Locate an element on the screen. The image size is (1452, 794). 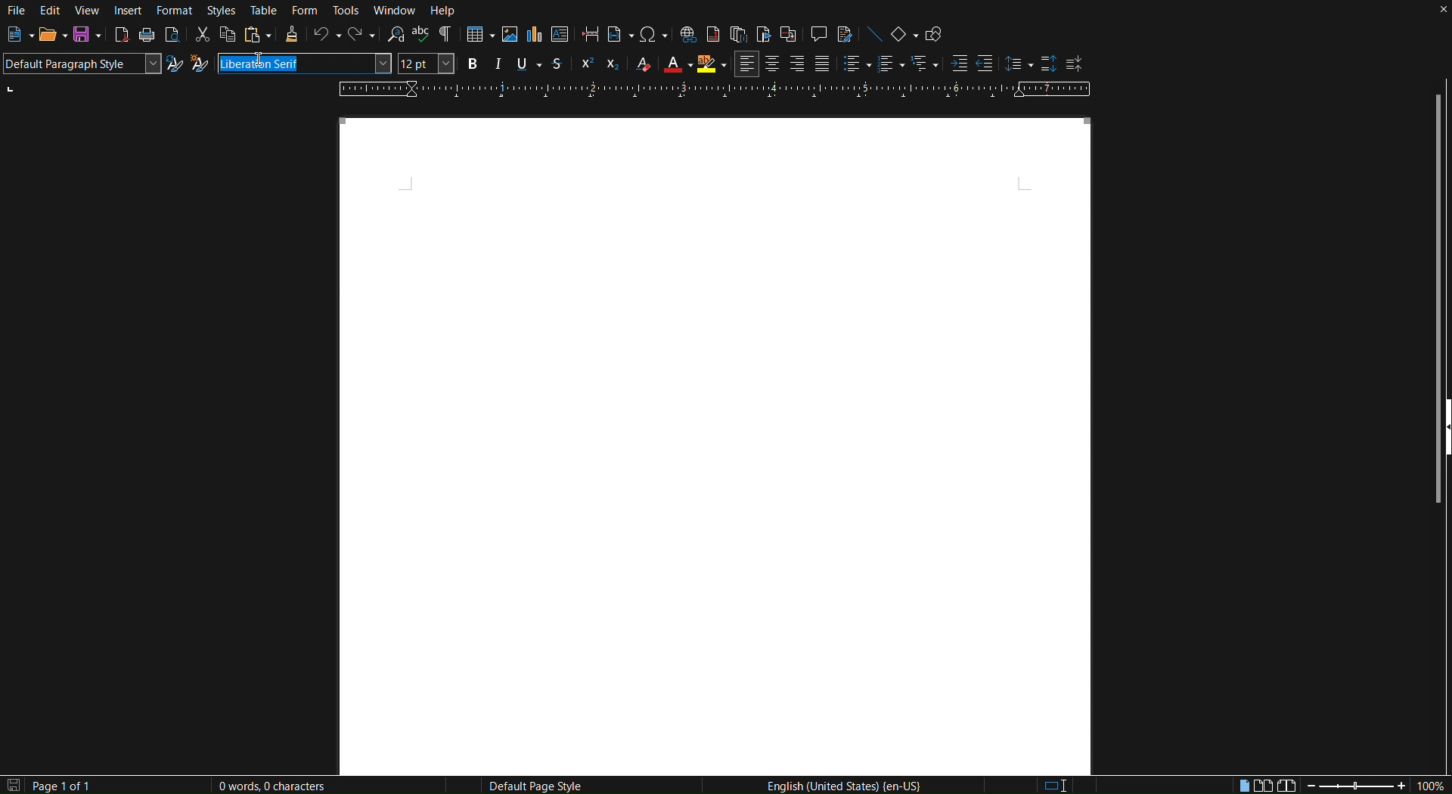
Underline is located at coordinates (528, 64).